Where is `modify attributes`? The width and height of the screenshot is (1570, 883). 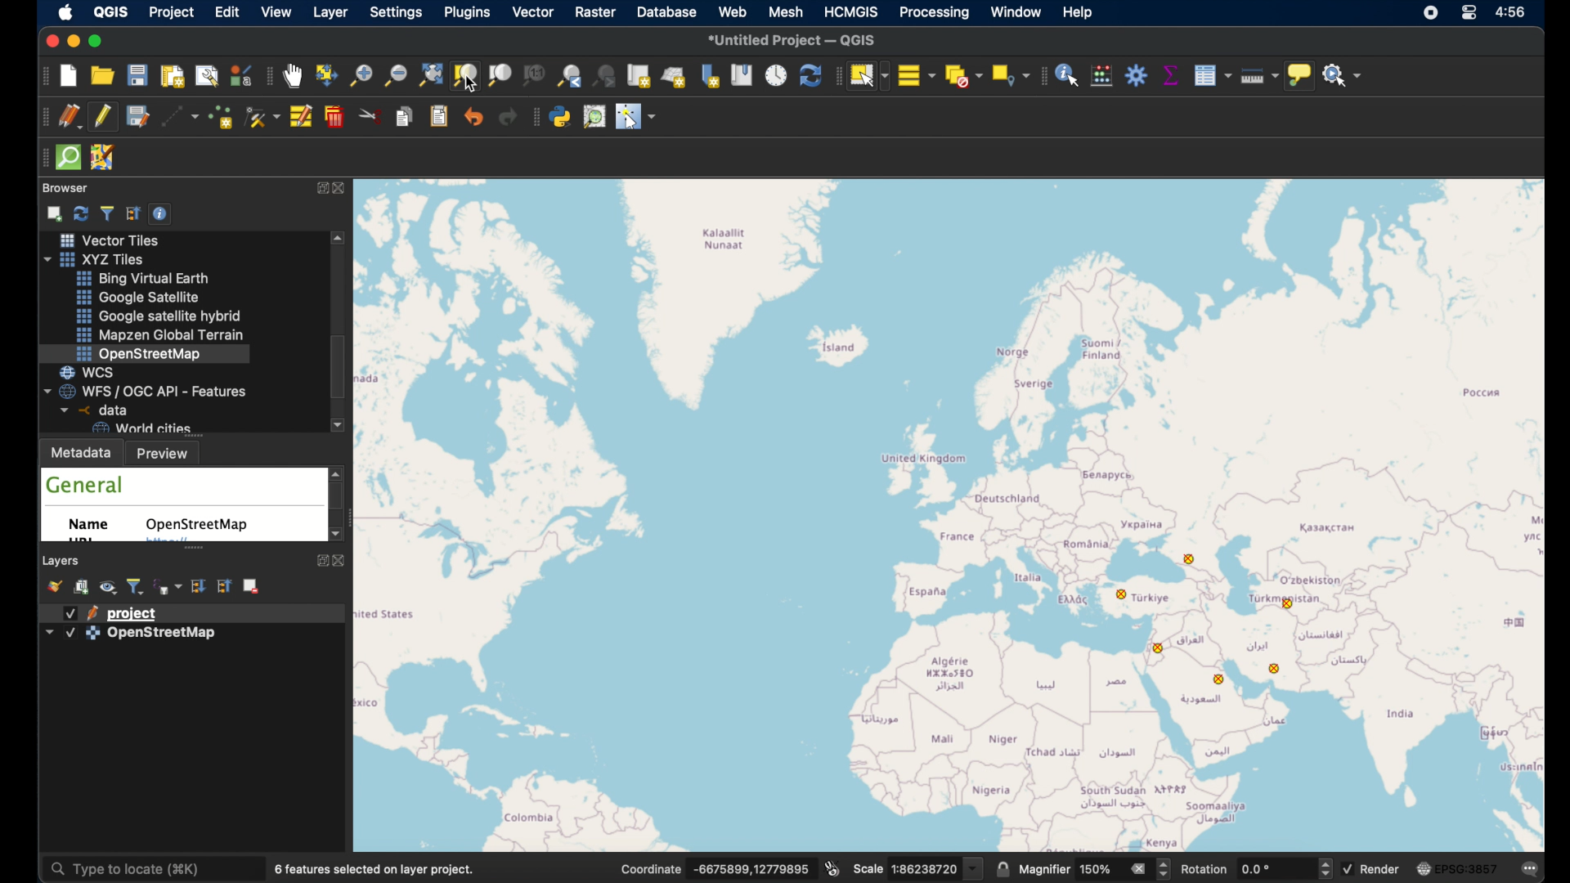
modify attributes is located at coordinates (303, 118).